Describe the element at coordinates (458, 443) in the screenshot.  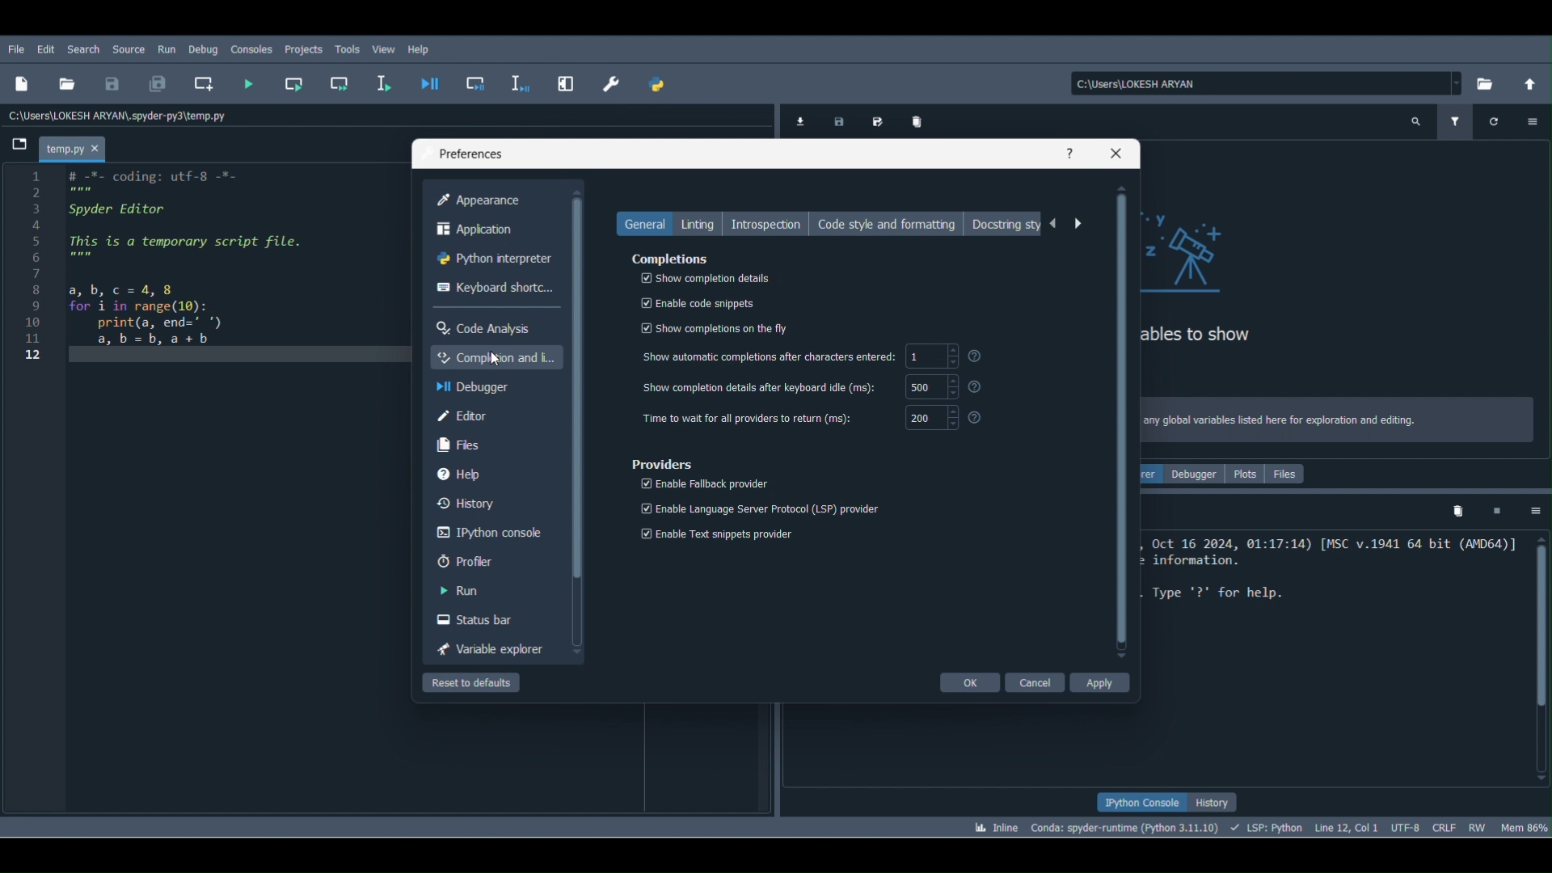
I see `Files` at that location.